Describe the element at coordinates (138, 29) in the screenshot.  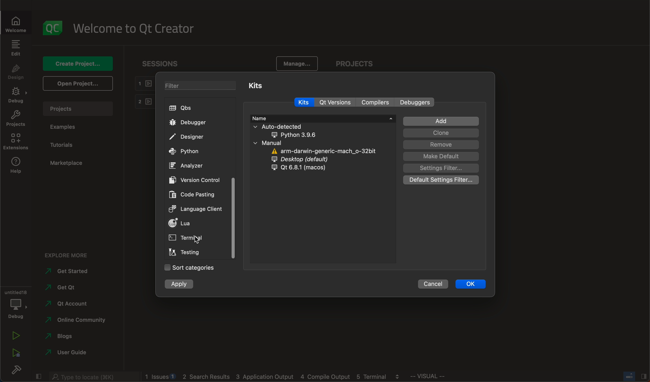
I see `welcome ` at that location.